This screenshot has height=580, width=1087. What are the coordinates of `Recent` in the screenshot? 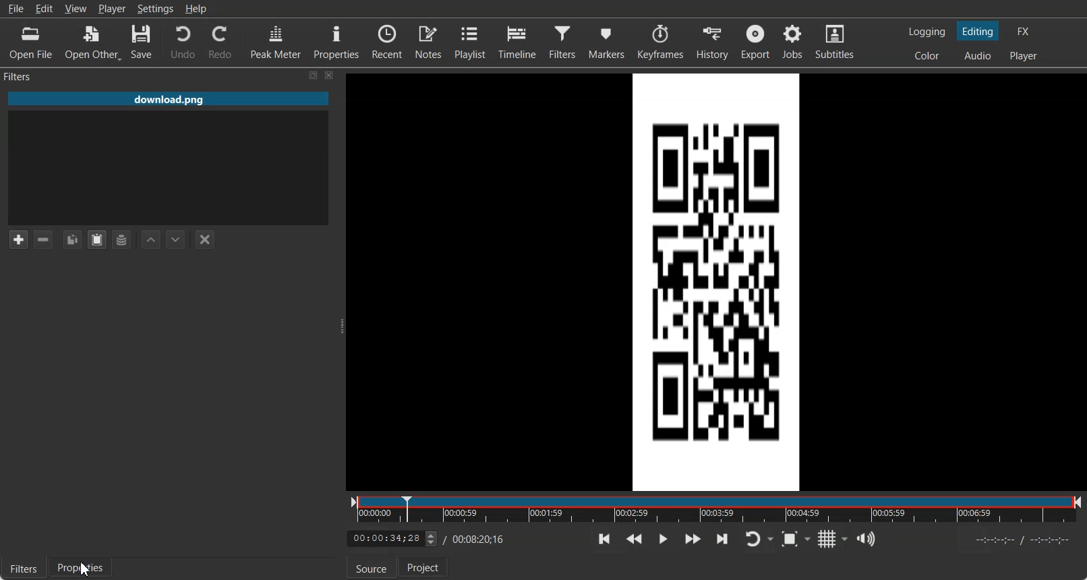 It's located at (387, 41).